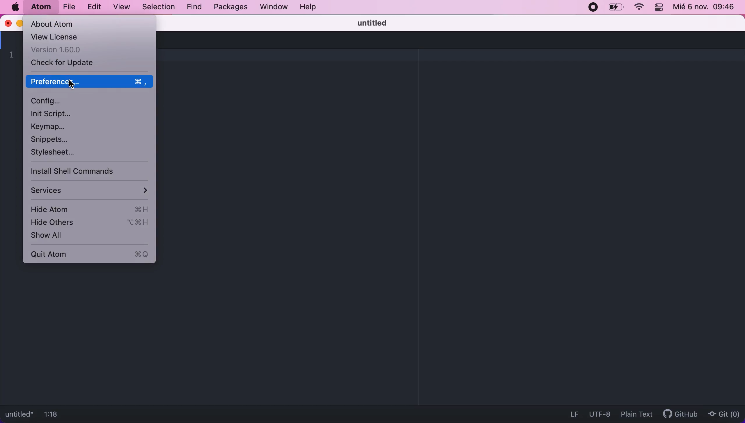 This screenshot has width=745, height=423. Describe the element at coordinates (19, 414) in the screenshot. I see `untitled*` at that location.